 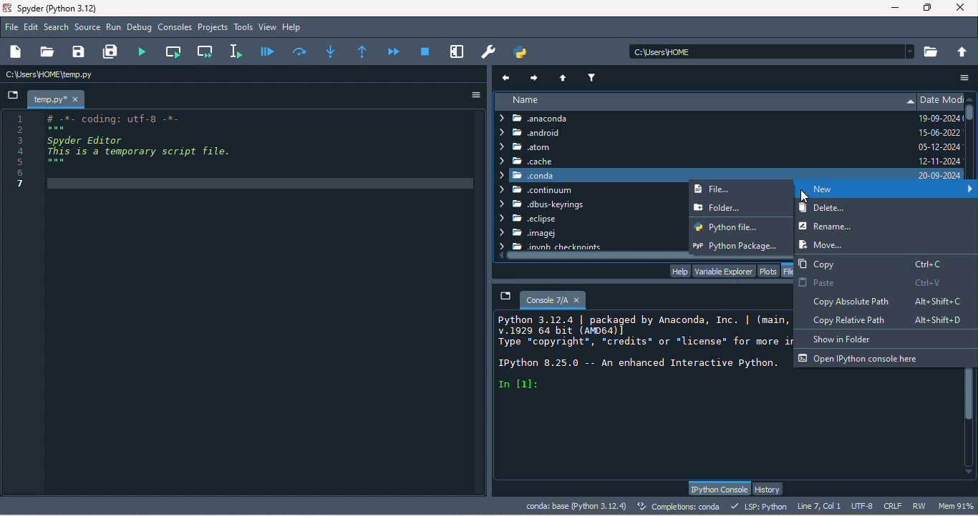 I want to click on continuum, so click(x=538, y=190).